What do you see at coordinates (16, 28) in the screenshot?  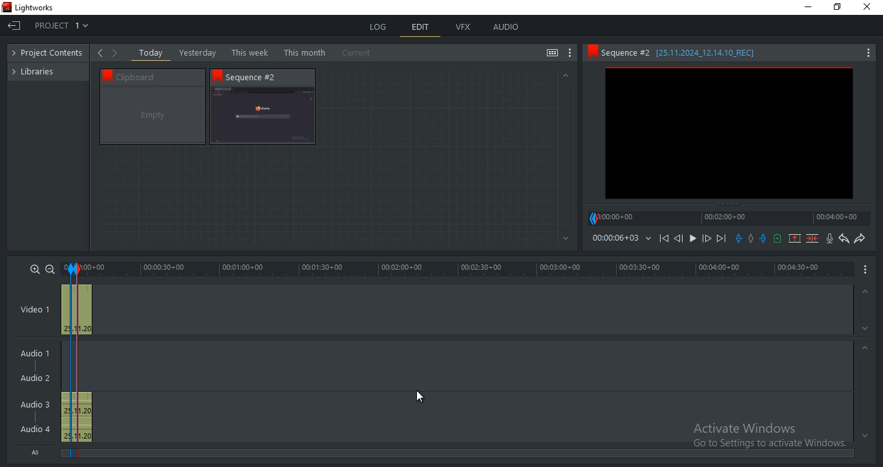 I see `Exit project` at bounding box center [16, 28].